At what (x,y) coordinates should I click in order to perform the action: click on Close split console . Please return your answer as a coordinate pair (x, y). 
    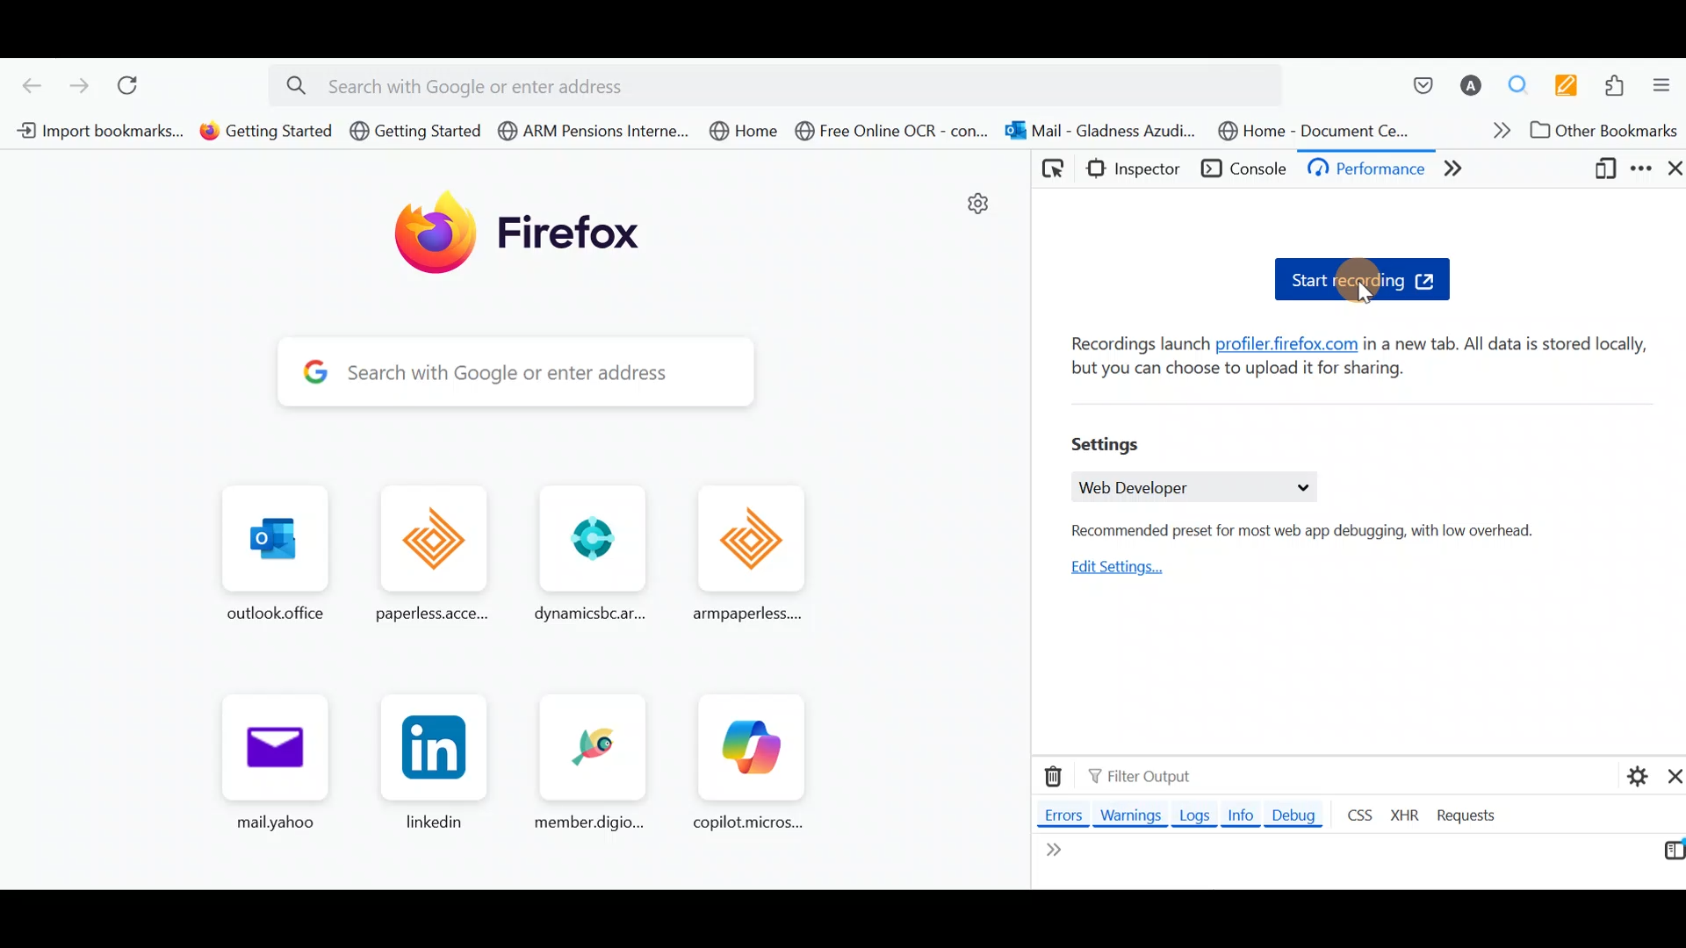
    Looking at the image, I should click on (1669, 775).